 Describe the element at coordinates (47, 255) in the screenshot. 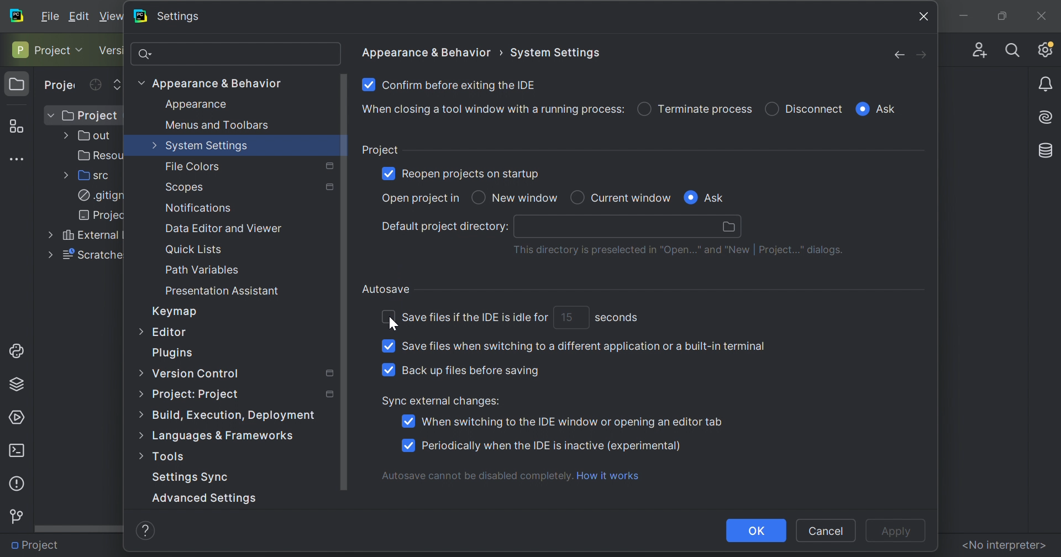

I see `More` at that location.